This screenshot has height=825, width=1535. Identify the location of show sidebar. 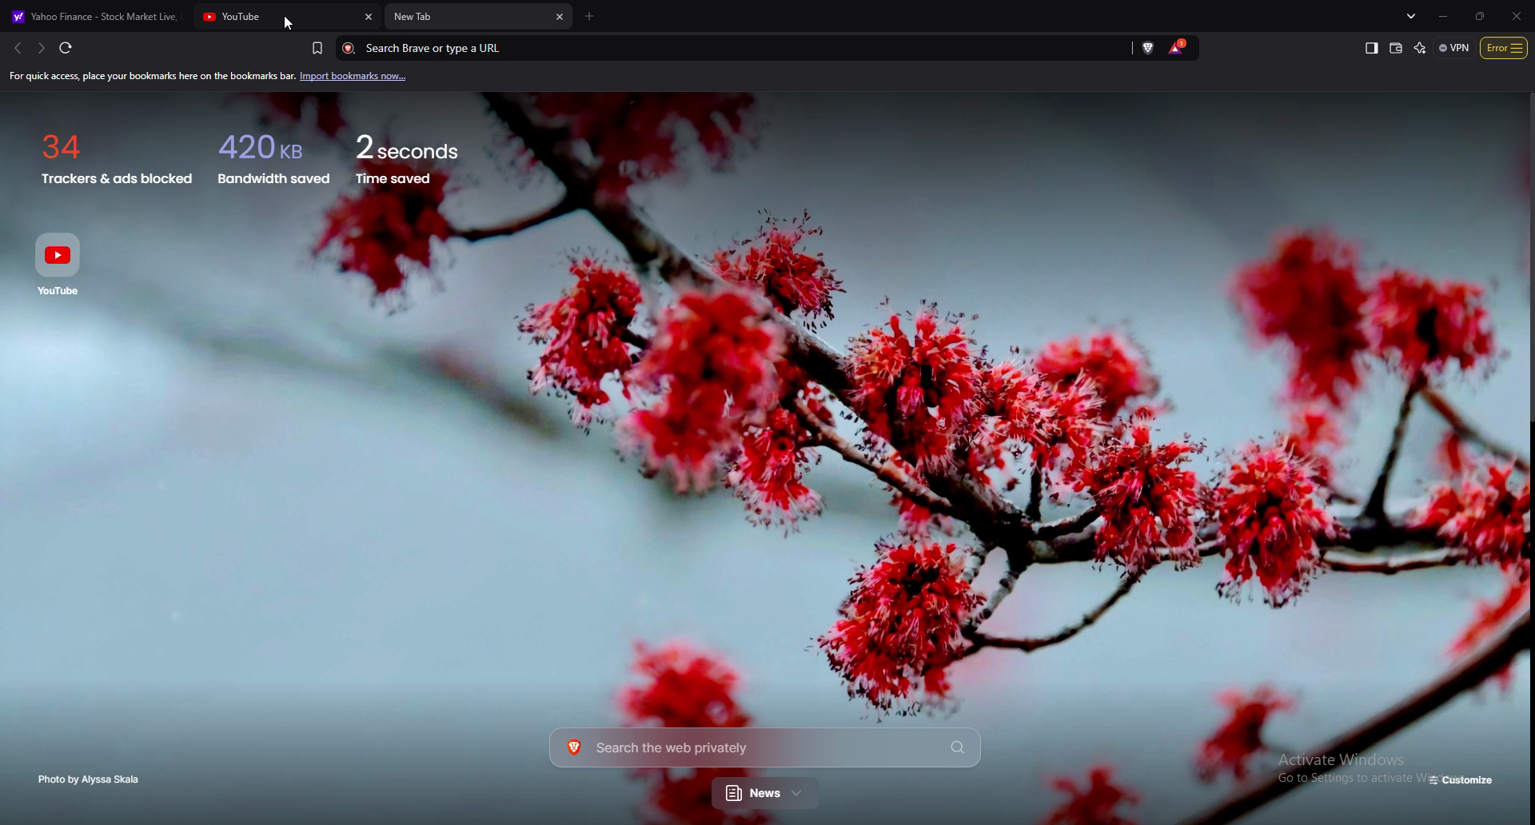
(1371, 49).